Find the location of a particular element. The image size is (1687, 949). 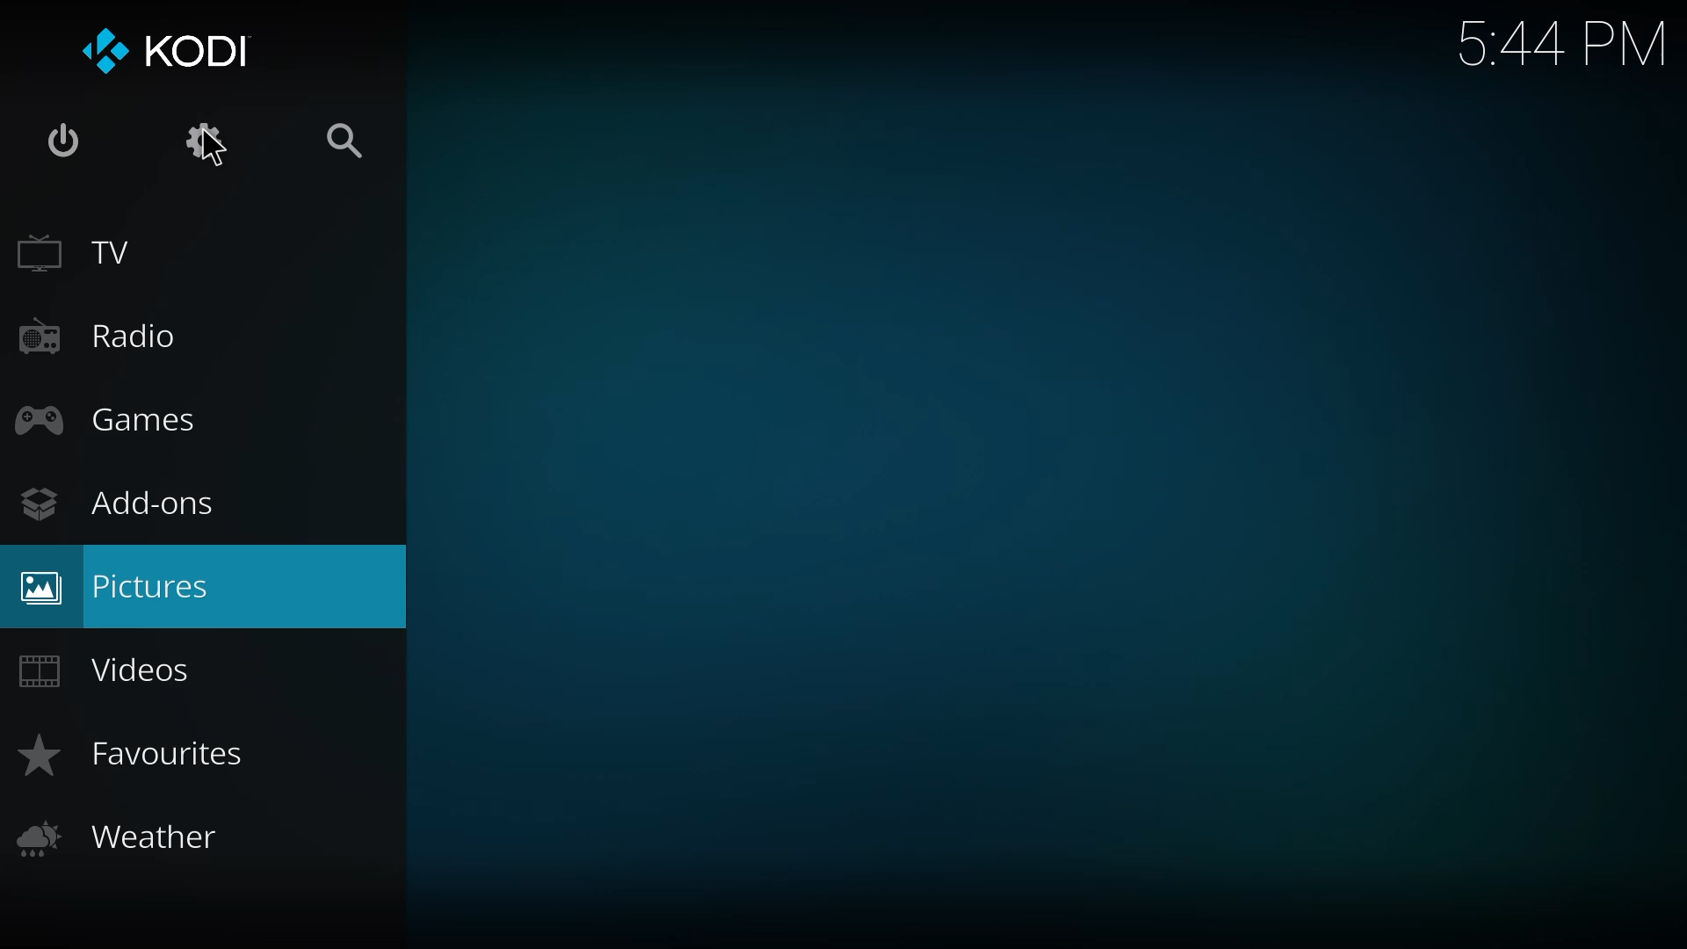

0:44 PM is located at coordinates (1561, 49).